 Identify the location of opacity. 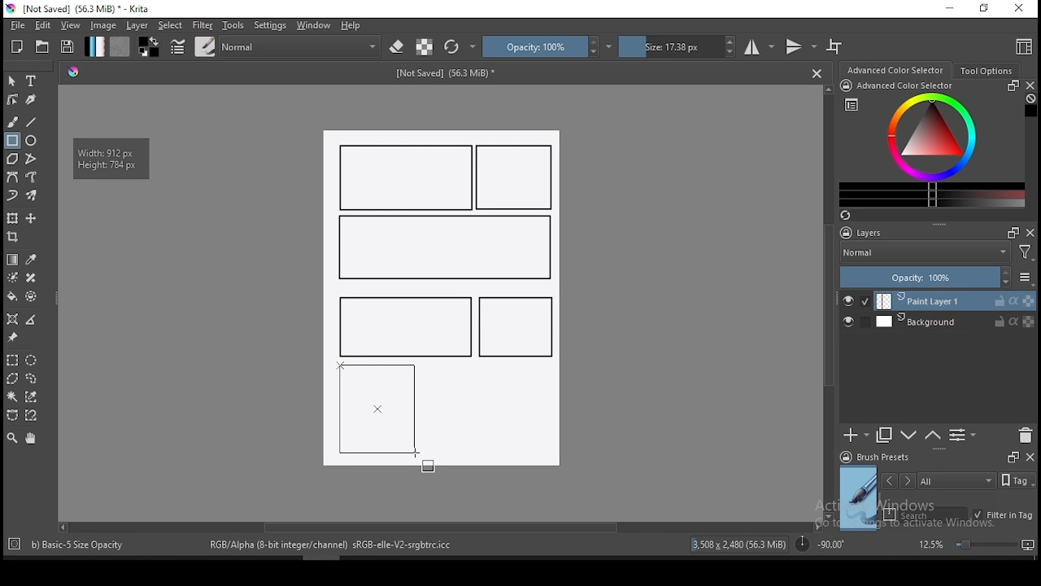
(547, 46).